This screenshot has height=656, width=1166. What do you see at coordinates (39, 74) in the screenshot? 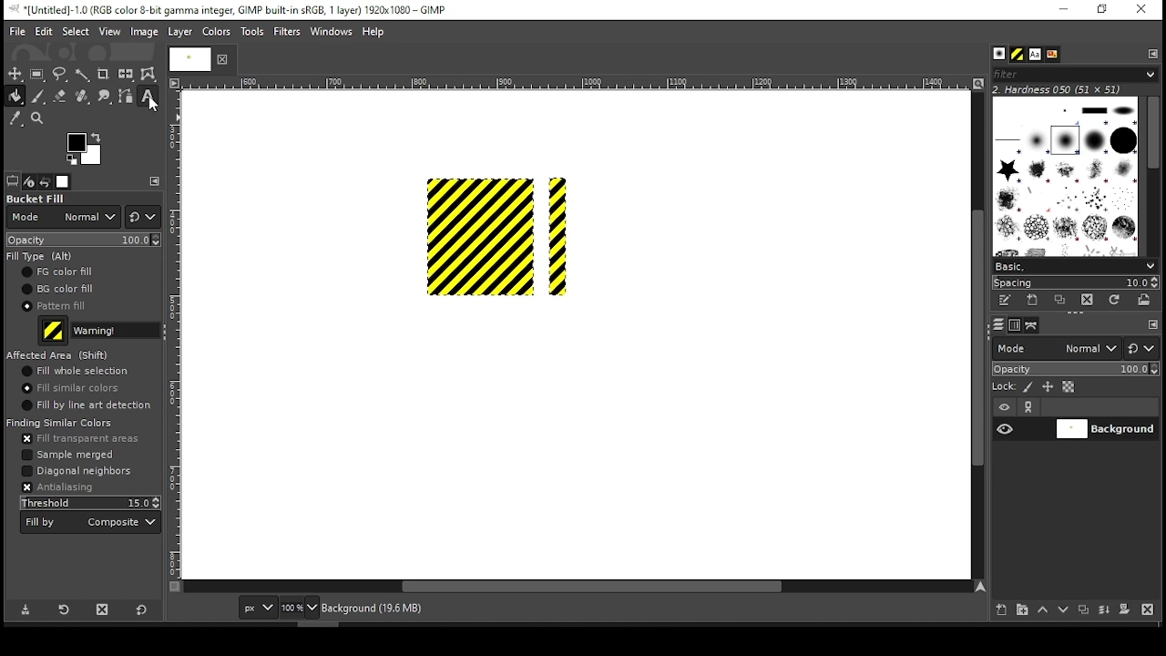
I see `rectangular selection tool` at bounding box center [39, 74].